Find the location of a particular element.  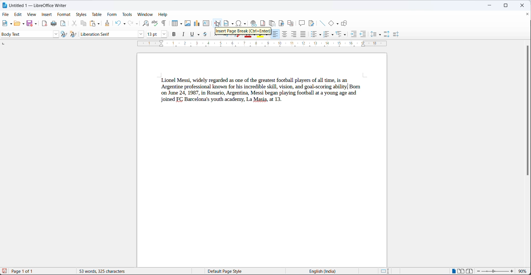

find and replace is located at coordinates (145, 24).